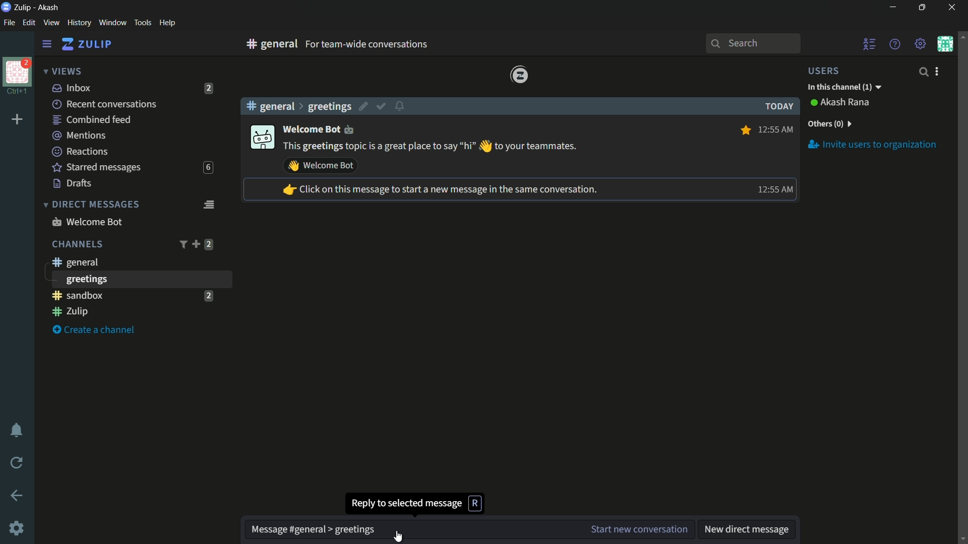 The height and width of the screenshot is (544, 968). I want to click on inbox, so click(72, 88).